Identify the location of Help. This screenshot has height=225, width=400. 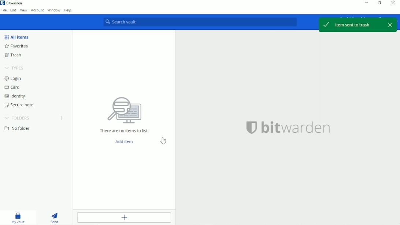
(67, 11).